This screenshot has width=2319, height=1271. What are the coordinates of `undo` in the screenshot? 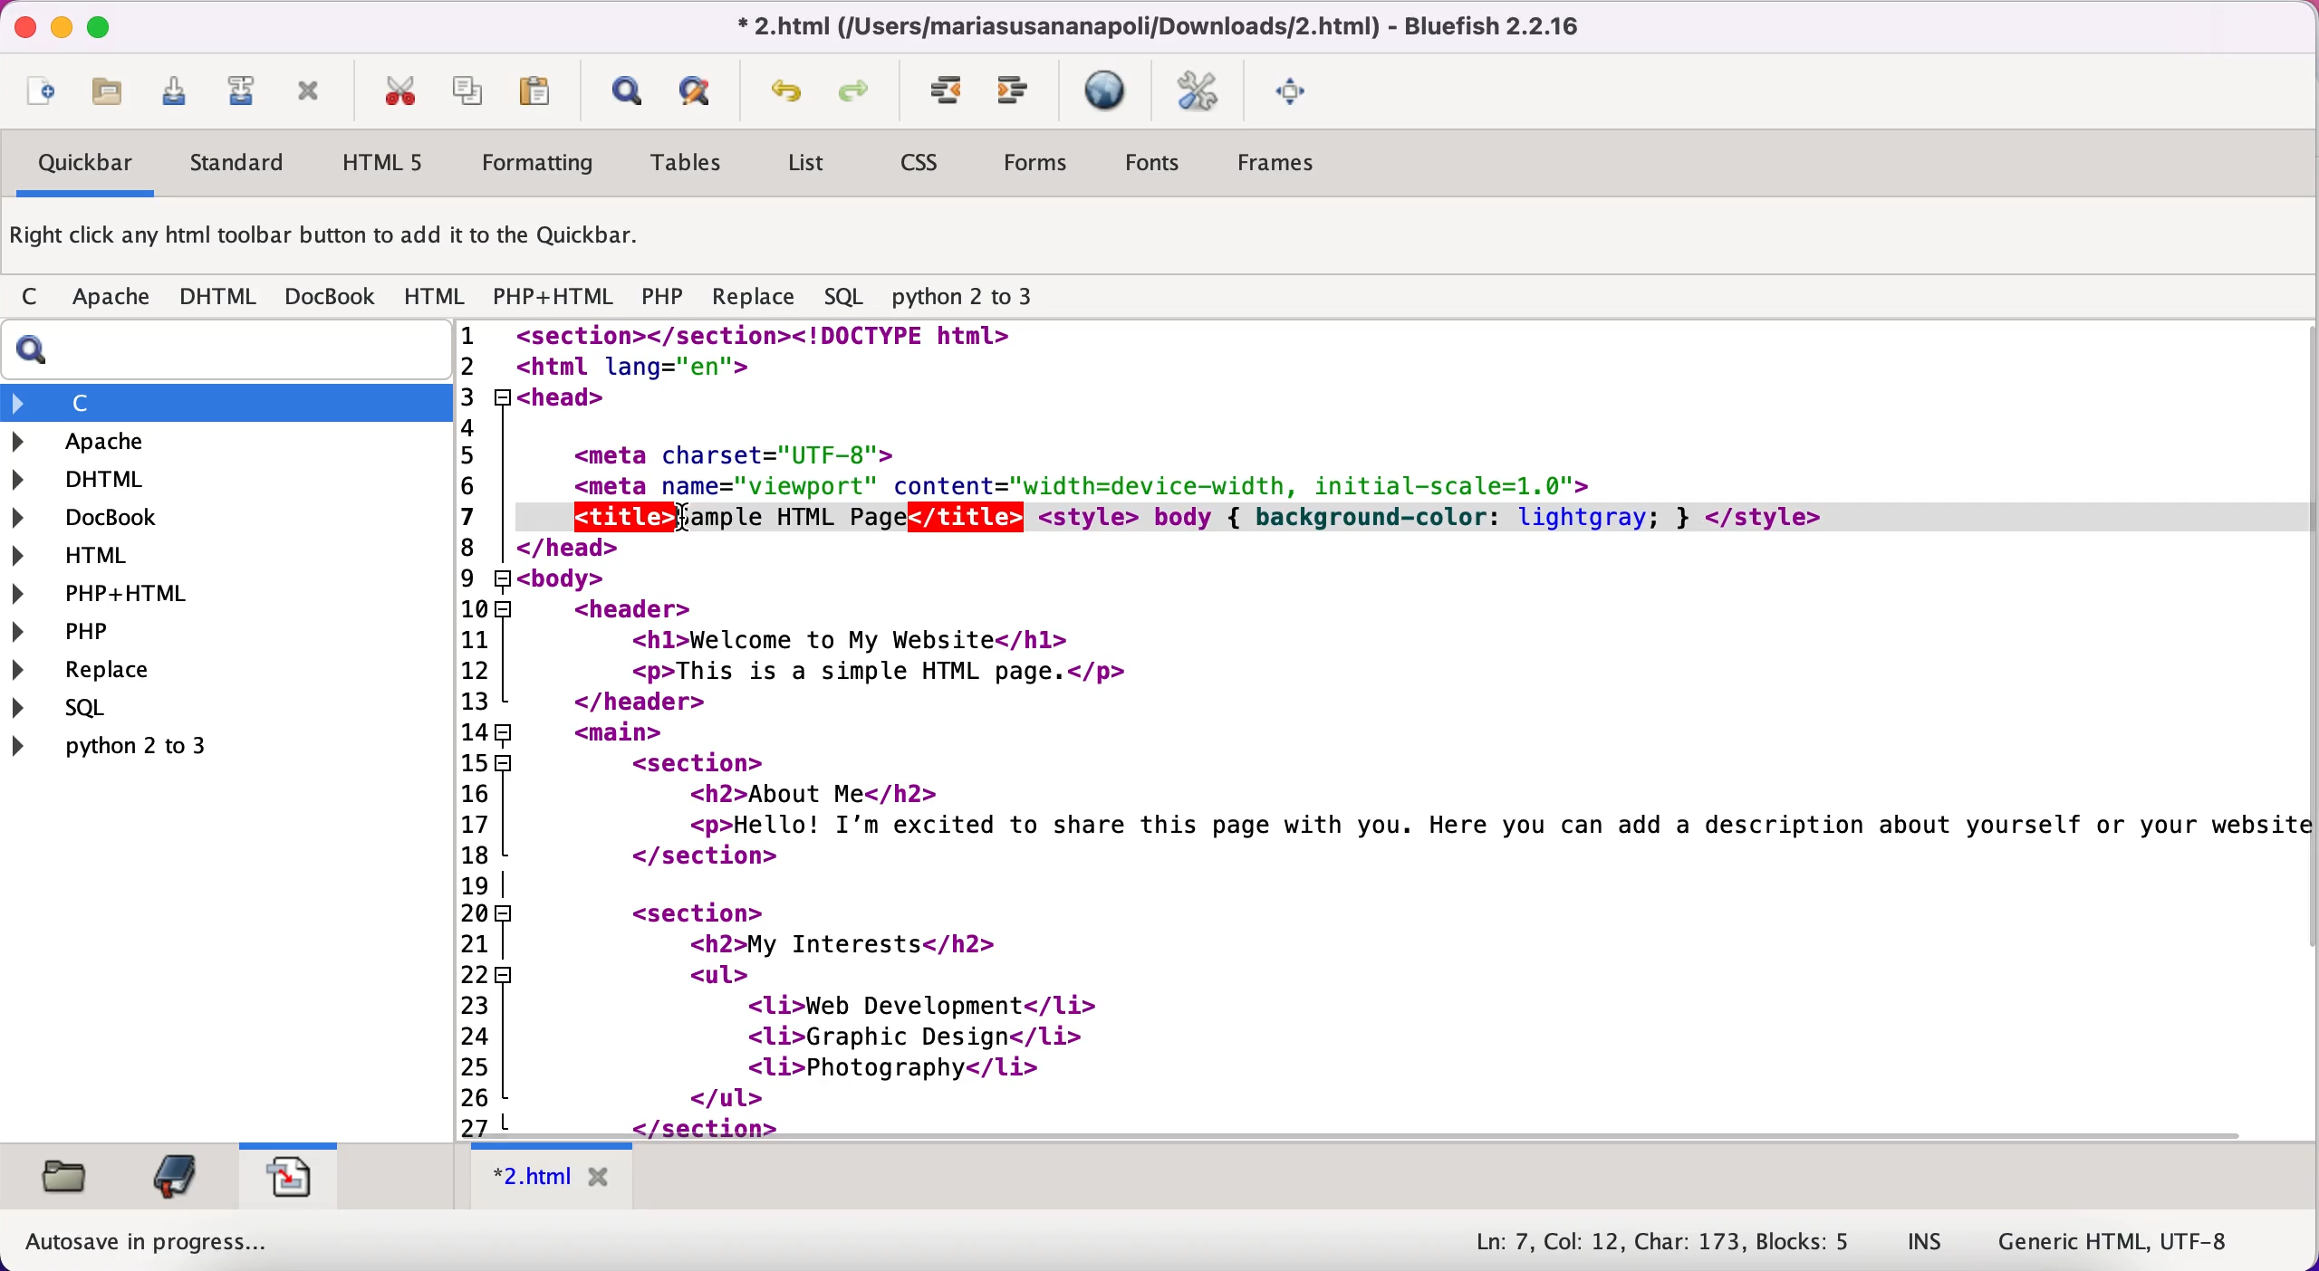 It's located at (787, 96).